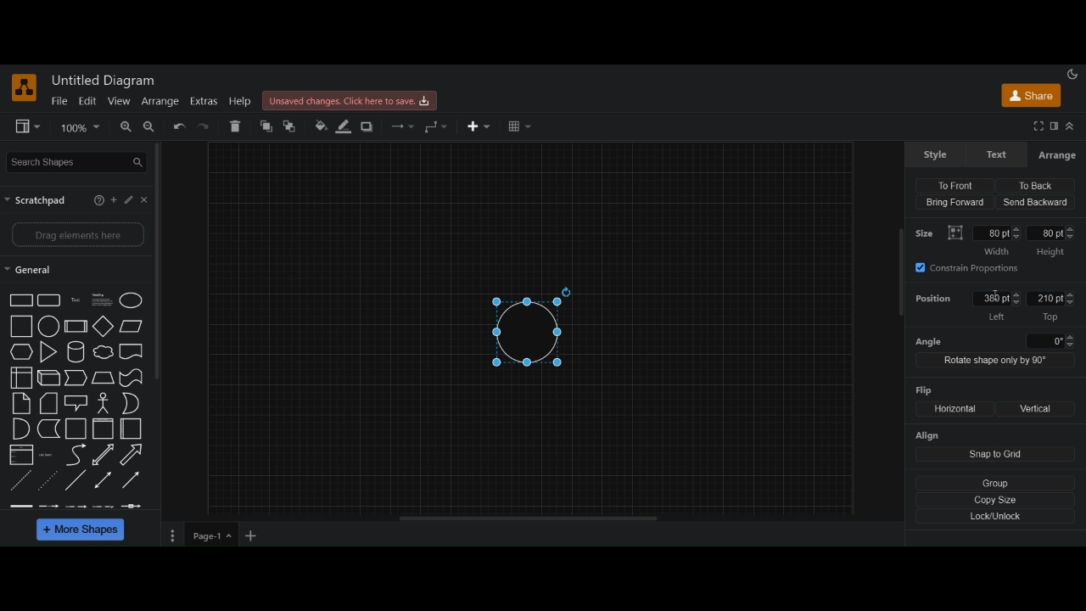 This screenshot has width=1086, height=611. What do you see at coordinates (77, 300) in the screenshot?
I see `task` at bounding box center [77, 300].